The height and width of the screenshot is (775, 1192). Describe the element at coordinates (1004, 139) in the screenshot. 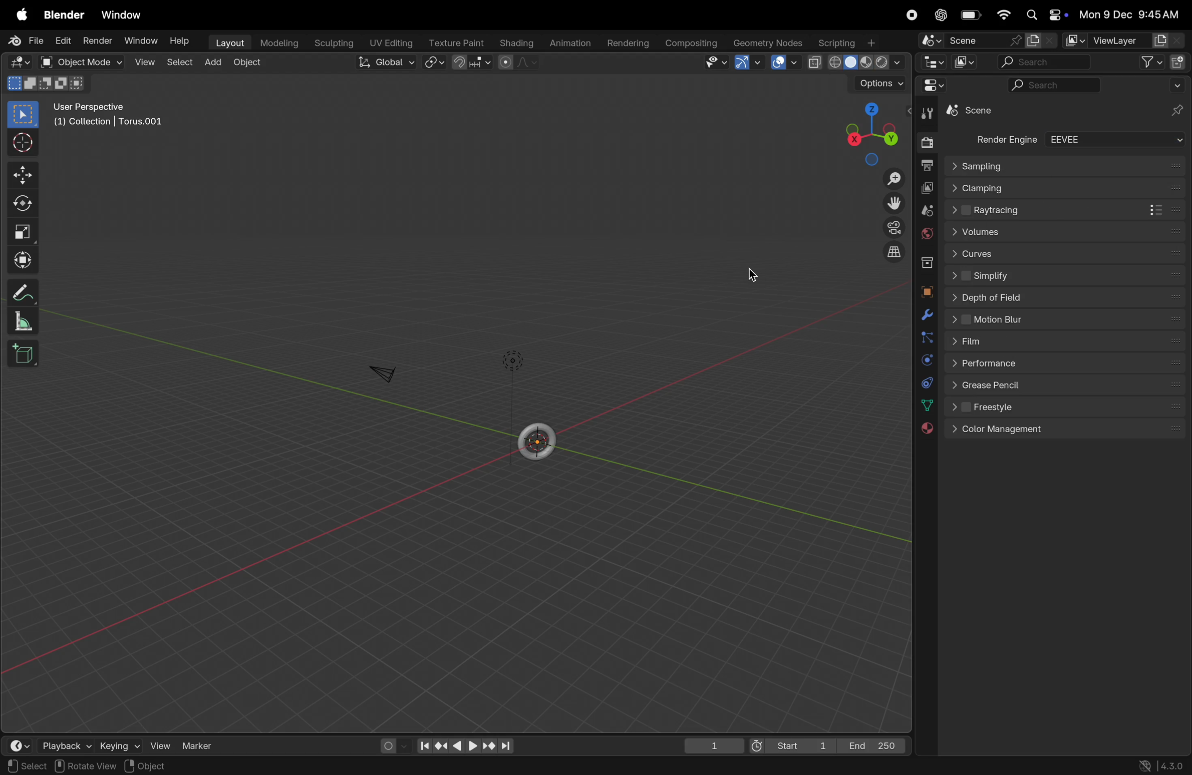

I see `render engine` at that location.